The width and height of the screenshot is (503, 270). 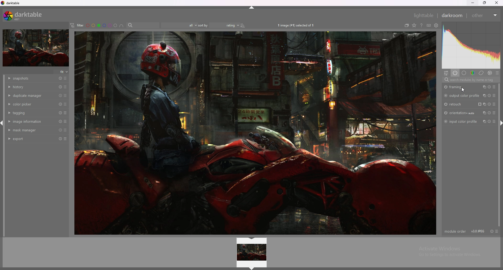 I want to click on resize, so click(x=485, y=3).